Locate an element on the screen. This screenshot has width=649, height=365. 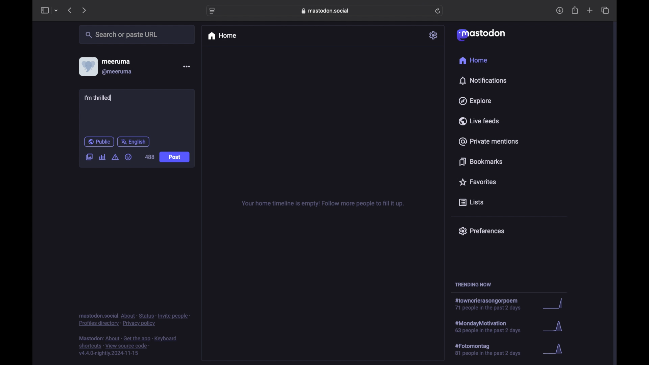
favorites is located at coordinates (477, 182).